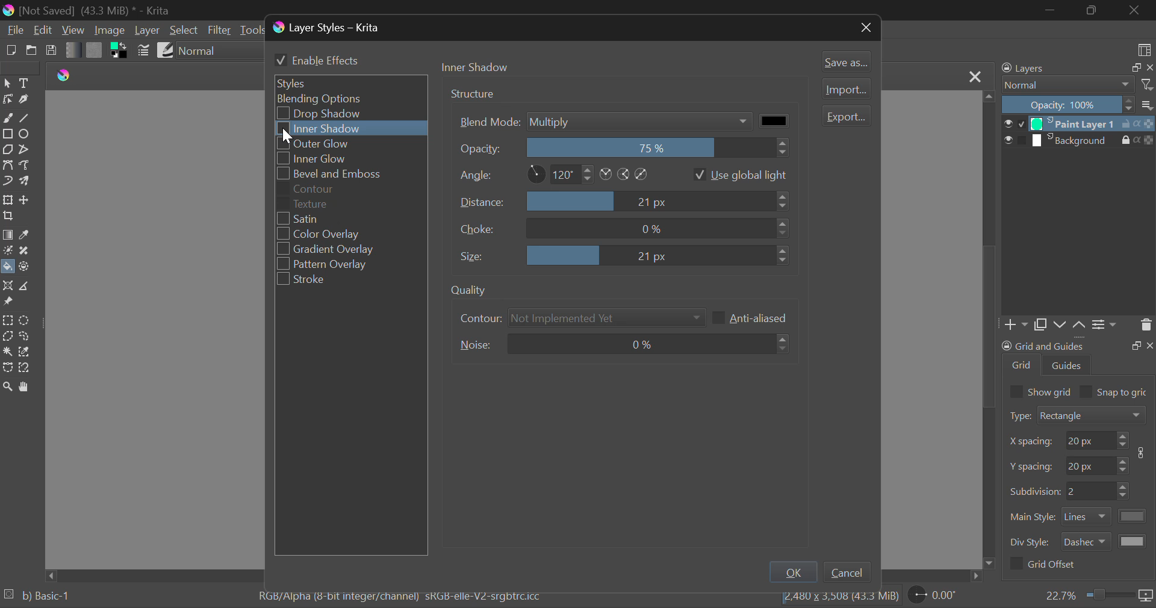 This screenshot has width=1156, height=608. Describe the element at coordinates (8, 164) in the screenshot. I see `Bezier Curve` at that location.